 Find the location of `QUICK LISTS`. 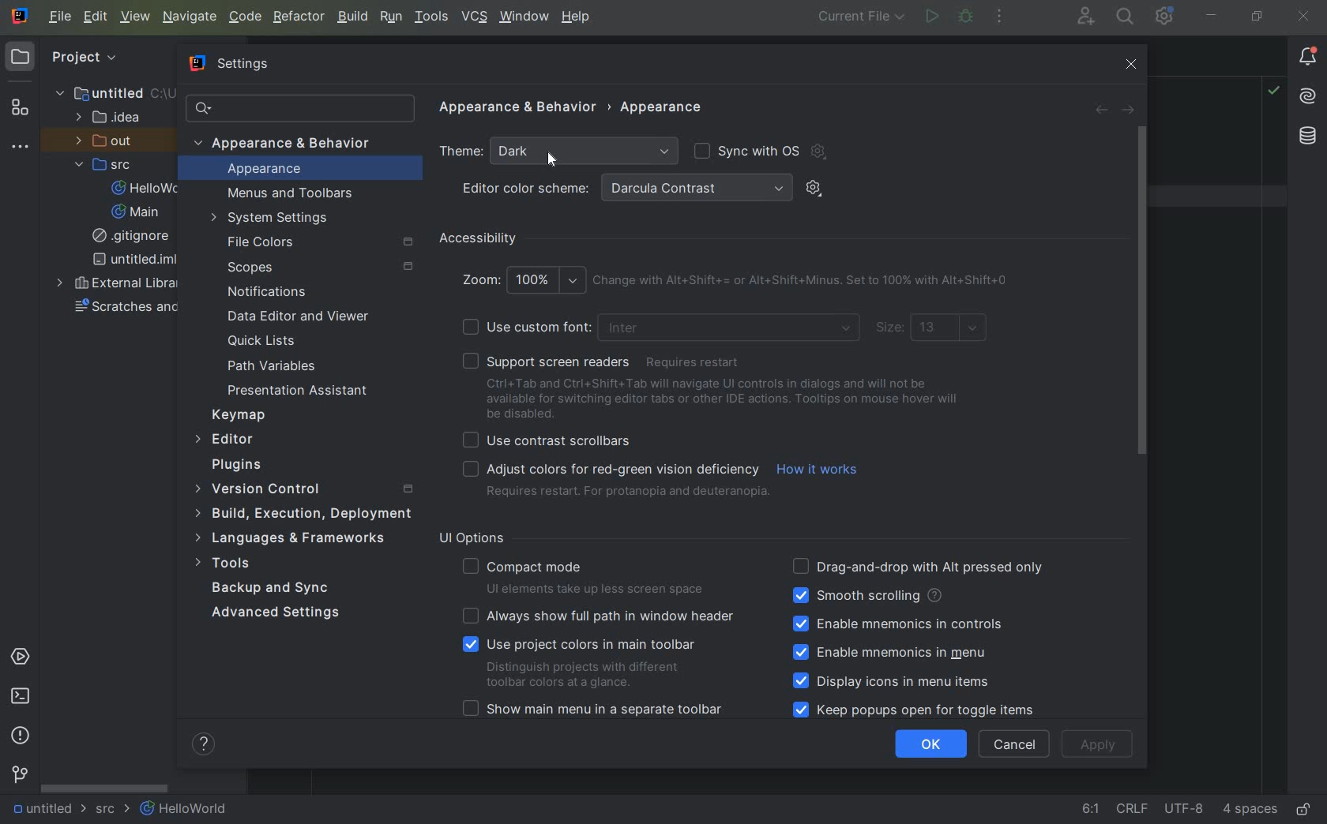

QUICK LISTS is located at coordinates (270, 341).